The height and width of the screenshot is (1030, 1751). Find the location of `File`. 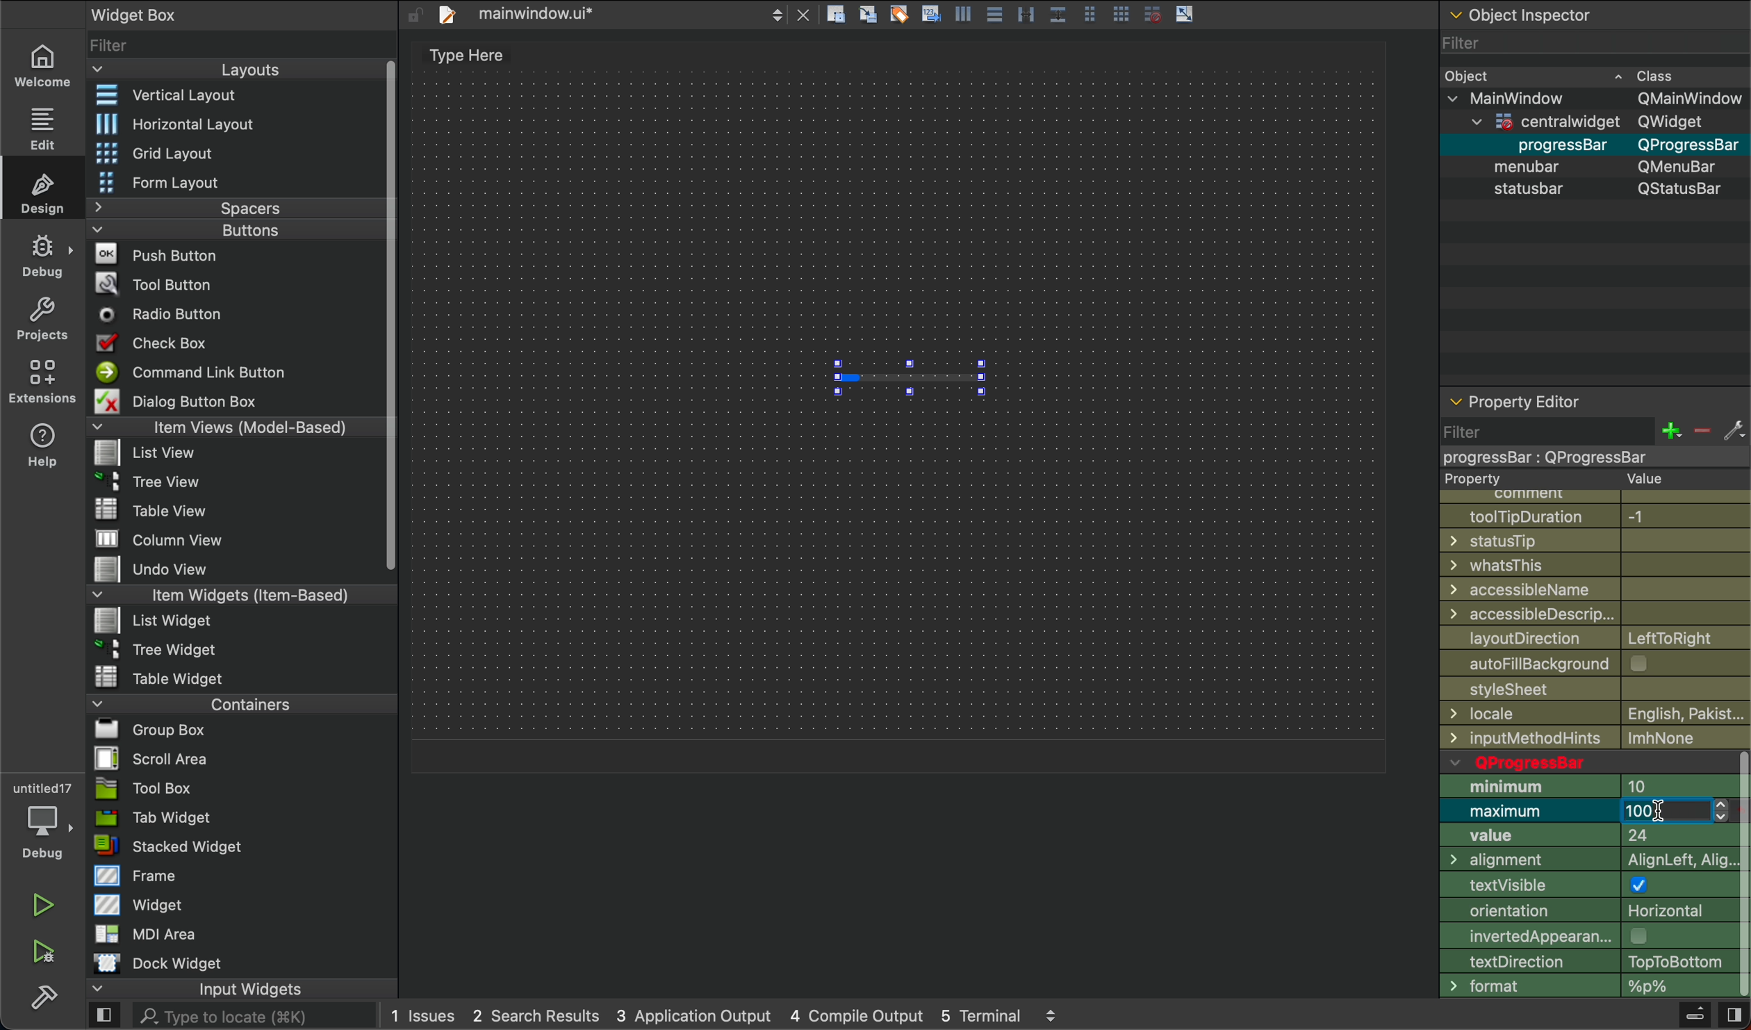

File is located at coordinates (151, 454).